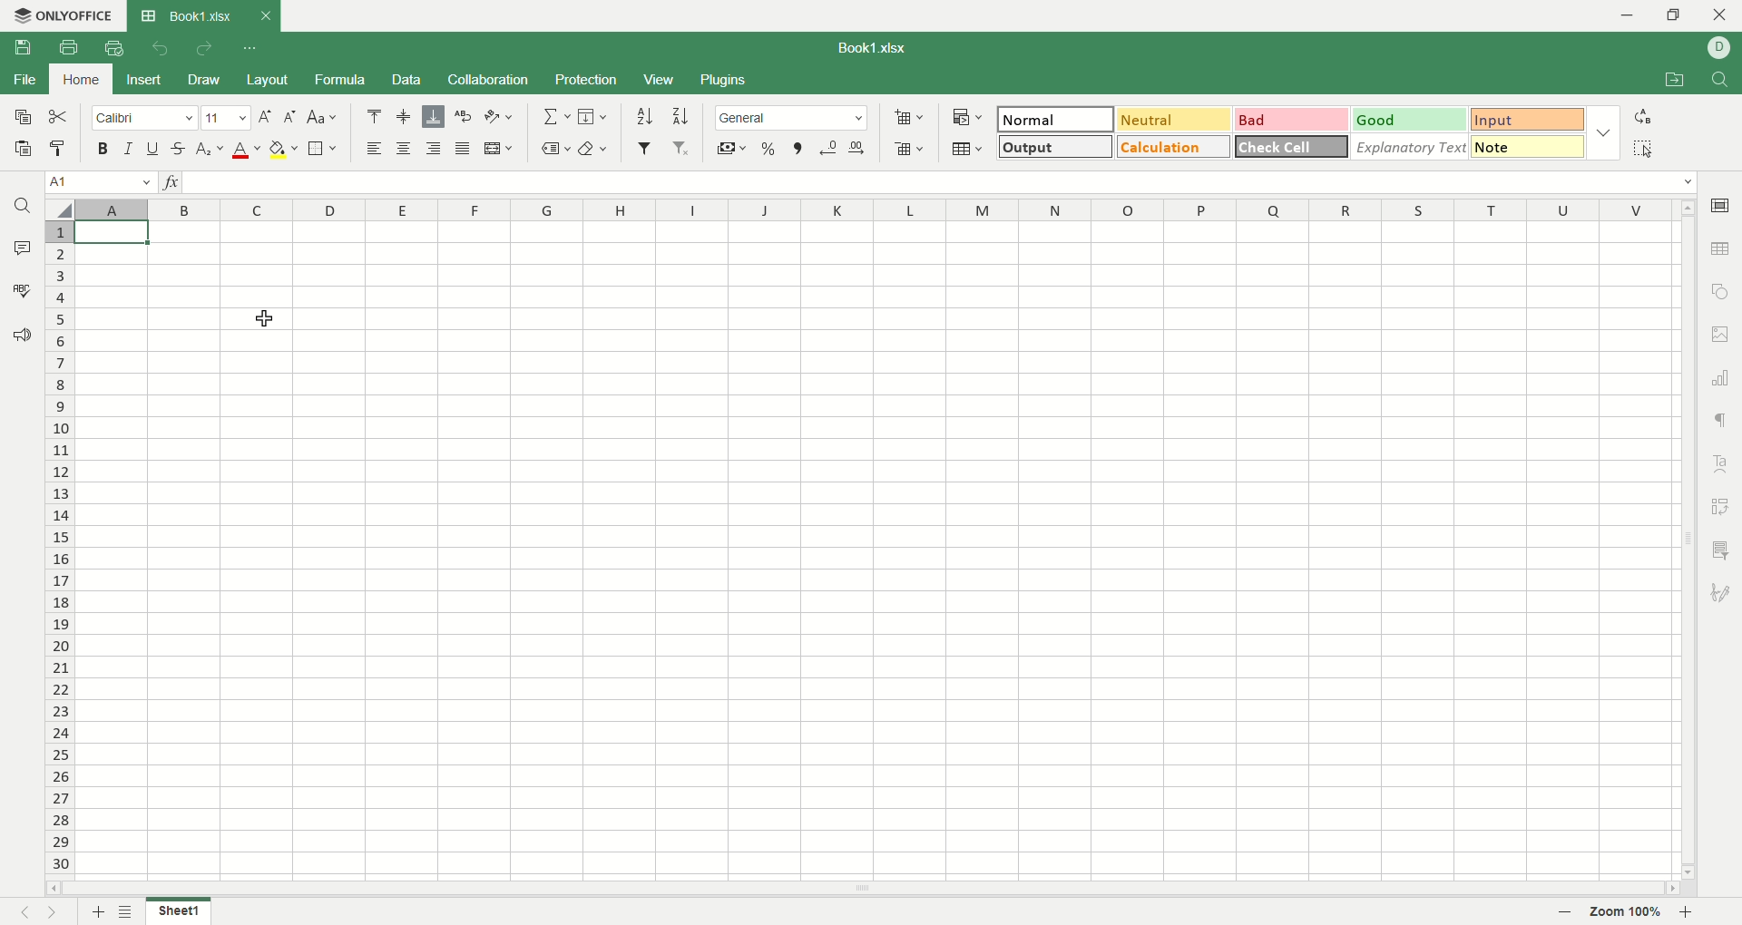 This screenshot has height=925, width=1742. Describe the element at coordinates (251, 50) in the screenshot. I see `quick access toolbar` at that location.